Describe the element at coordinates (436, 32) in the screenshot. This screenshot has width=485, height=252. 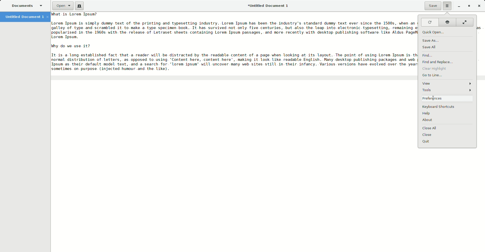
I see `Quick Open` at that location.